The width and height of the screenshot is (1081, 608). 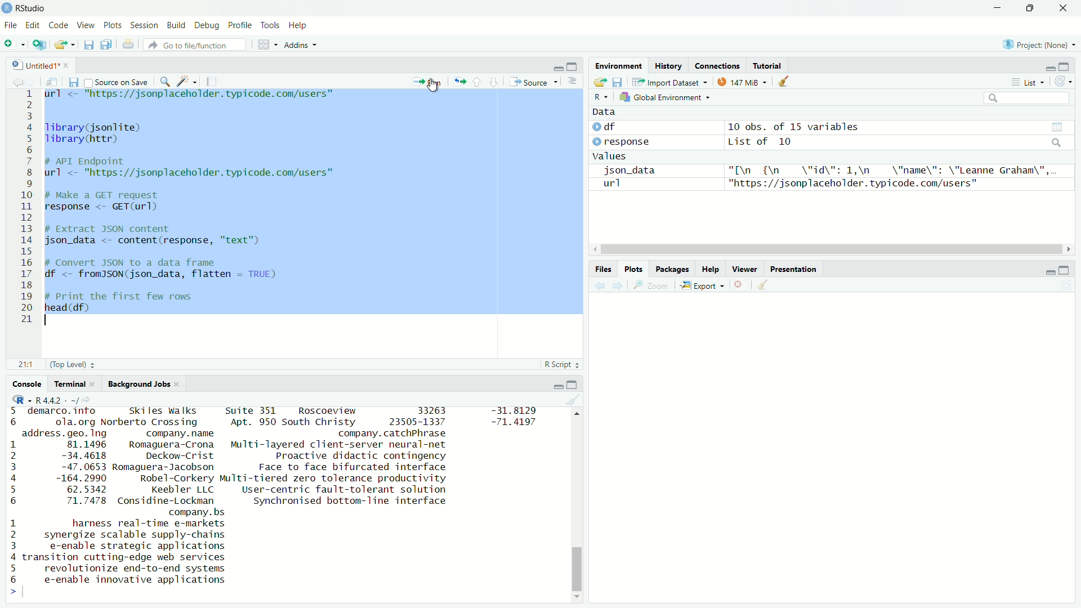 What do you see at coordinates (556, 67) in the screenshot?
I see `Minimize` at bounding box center [556, 67].